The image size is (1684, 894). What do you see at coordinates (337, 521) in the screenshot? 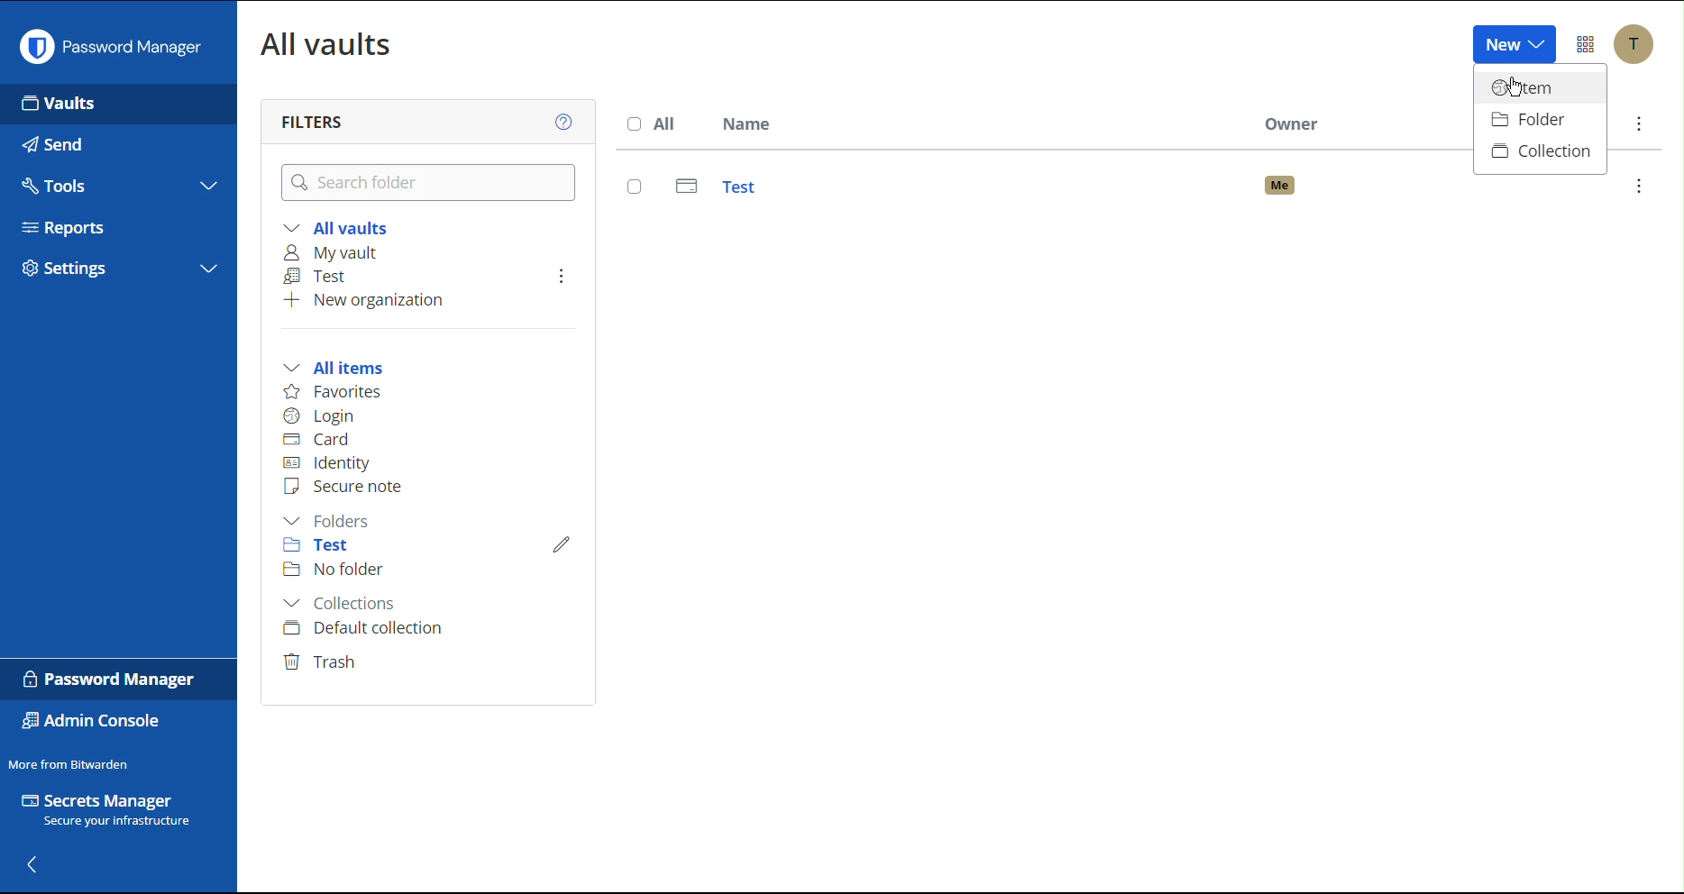
I see `Folders` at bounding box center [337, 521].